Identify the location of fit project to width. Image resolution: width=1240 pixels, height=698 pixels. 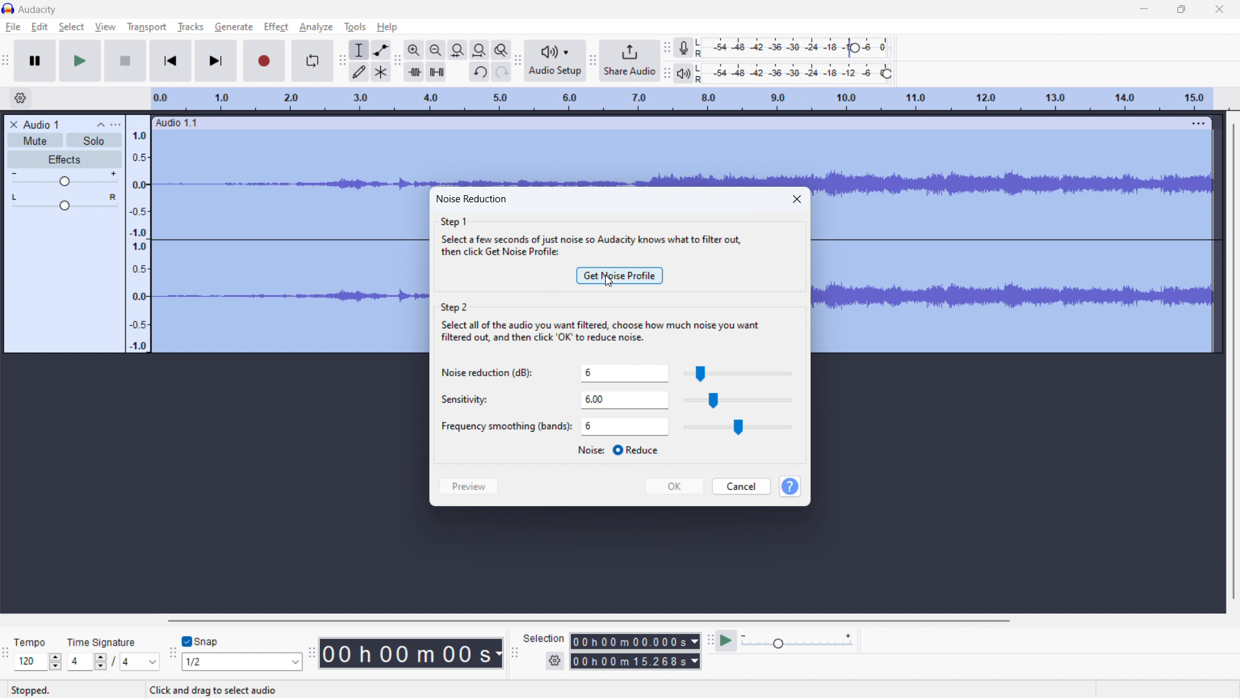
(480, 50).